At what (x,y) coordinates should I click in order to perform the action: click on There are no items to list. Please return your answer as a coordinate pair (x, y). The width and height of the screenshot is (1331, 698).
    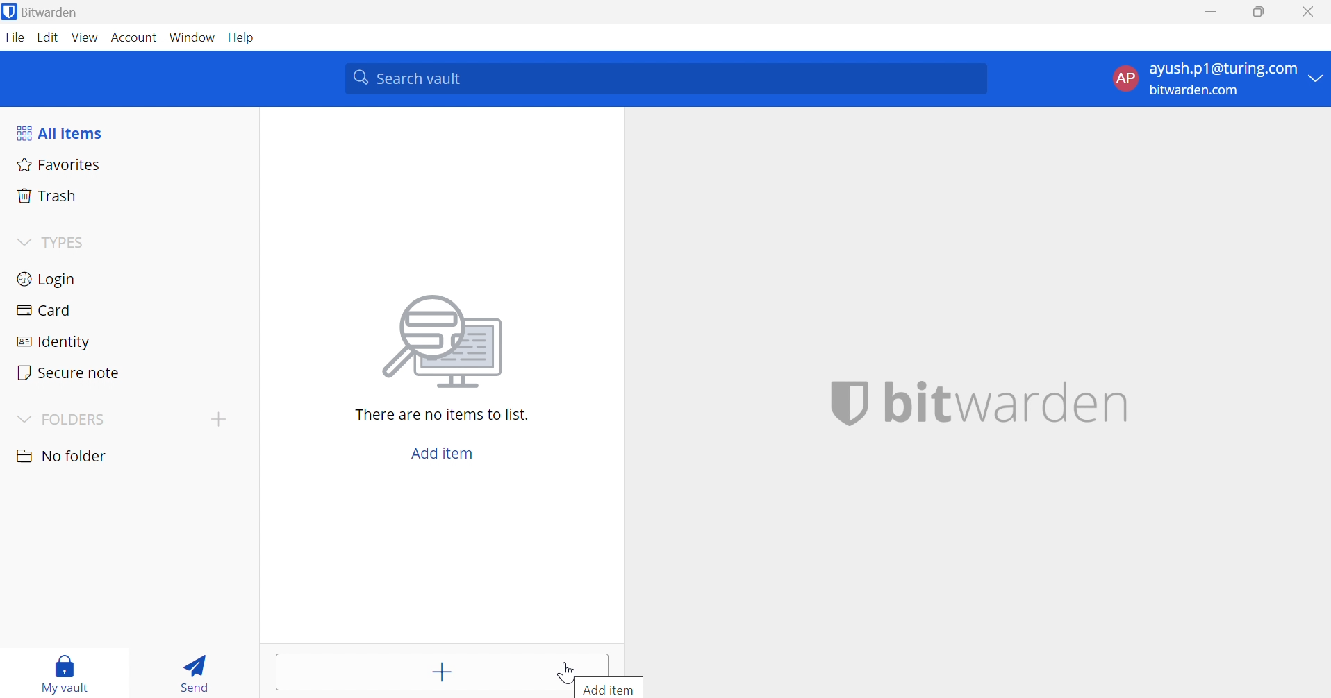
    Looking at the image, I should click on (441, 415).